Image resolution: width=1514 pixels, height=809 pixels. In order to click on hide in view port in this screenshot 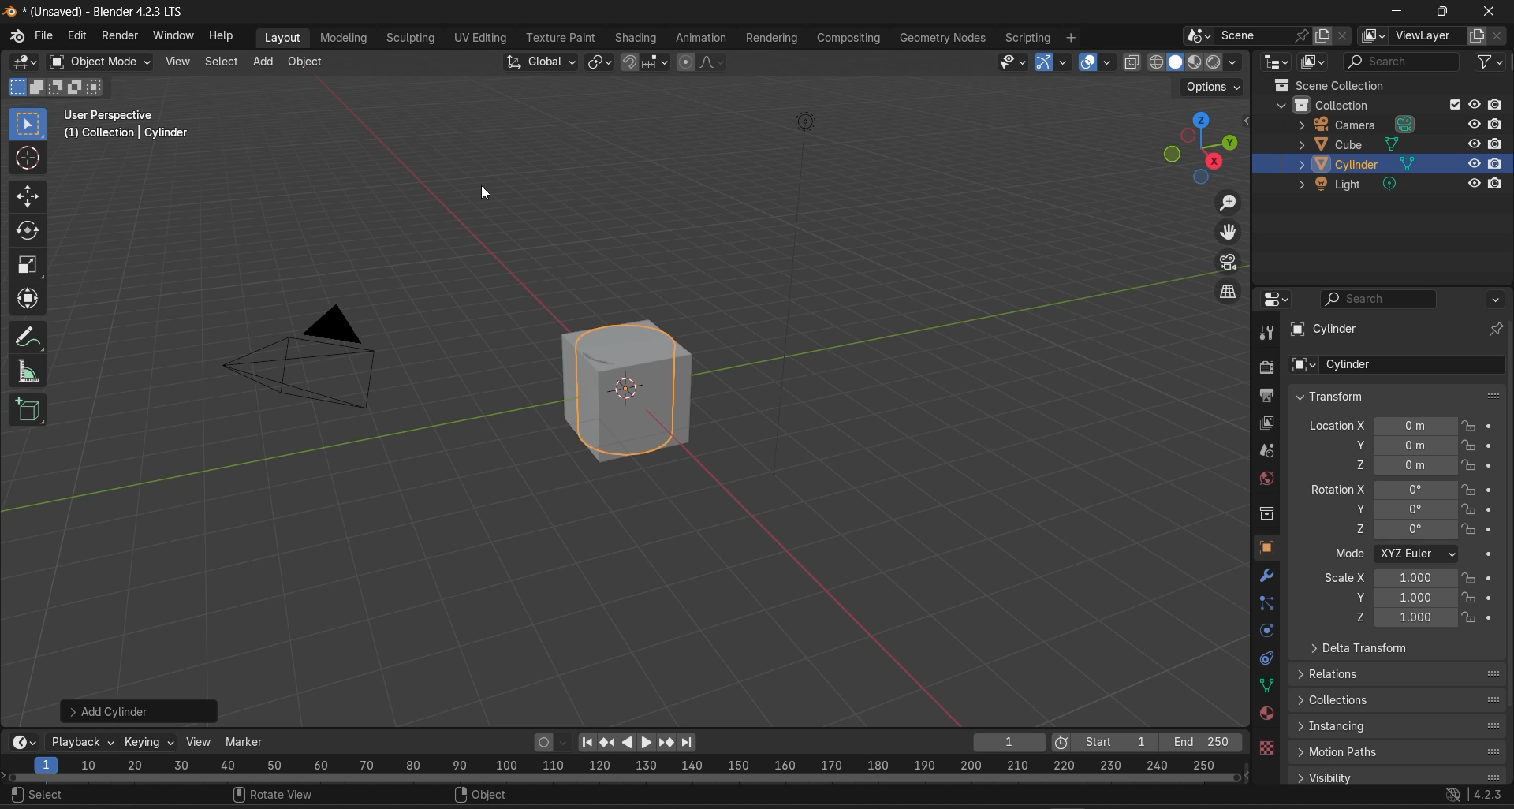, I will do `click(1471, 164)`.